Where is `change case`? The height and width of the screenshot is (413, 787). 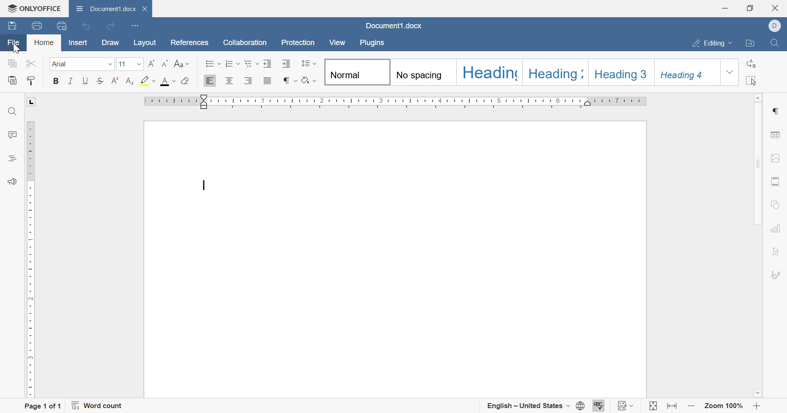
change case is located at coordinates (182, 63).